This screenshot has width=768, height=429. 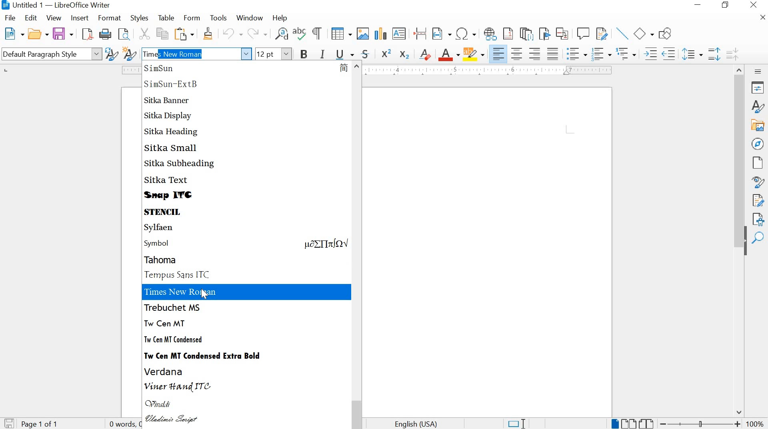 I want to click on UNDO, so click(x=230, y=35).